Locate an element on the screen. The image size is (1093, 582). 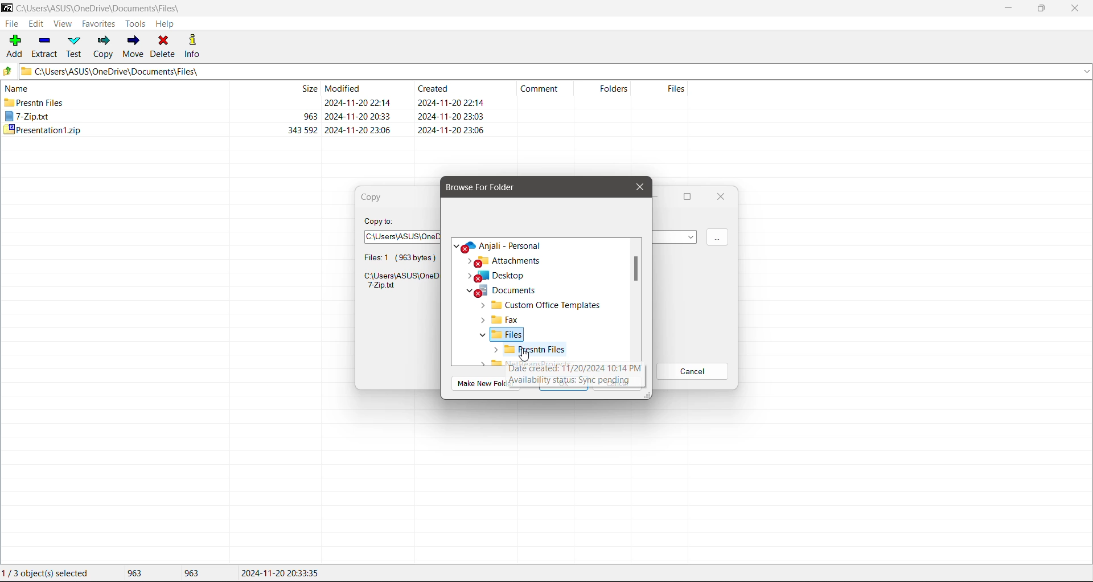
Title Bar color changed on Click is located at coordinates (395, 7).